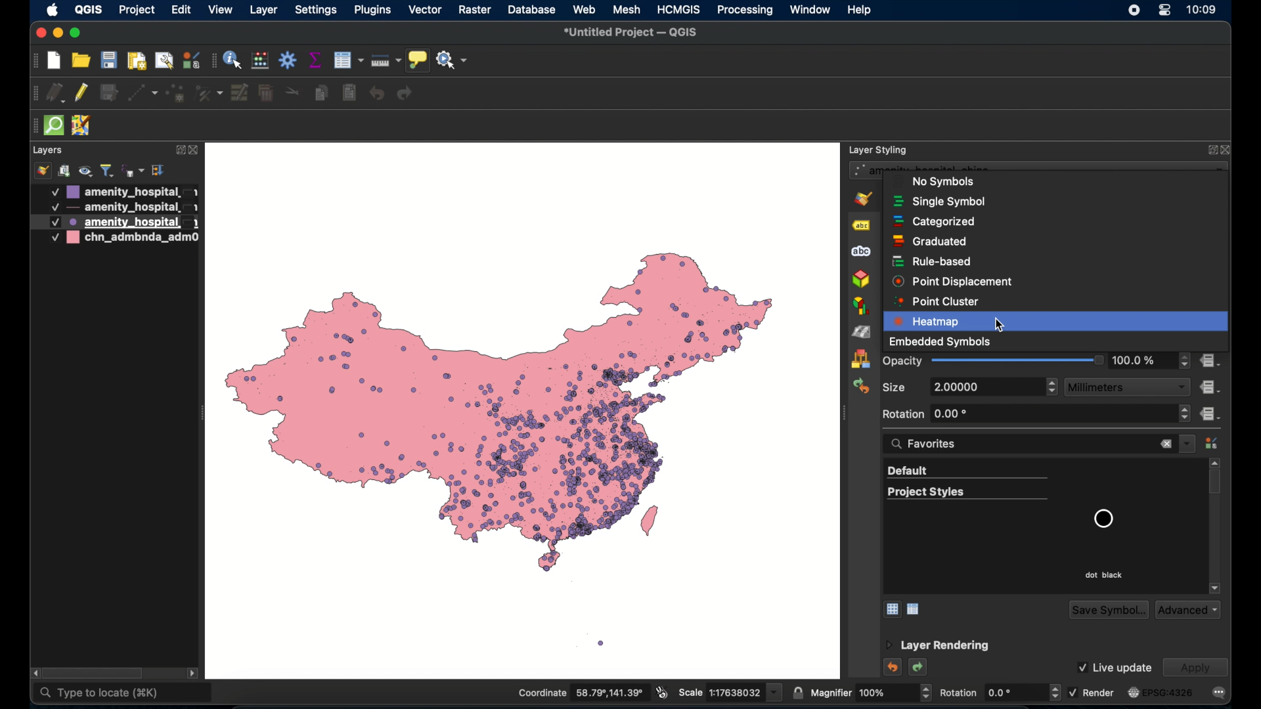 The image size is (1261, 709). Describe the element at coordinates (260, 60) in the screenshot. I see `open field calculator` at that location.